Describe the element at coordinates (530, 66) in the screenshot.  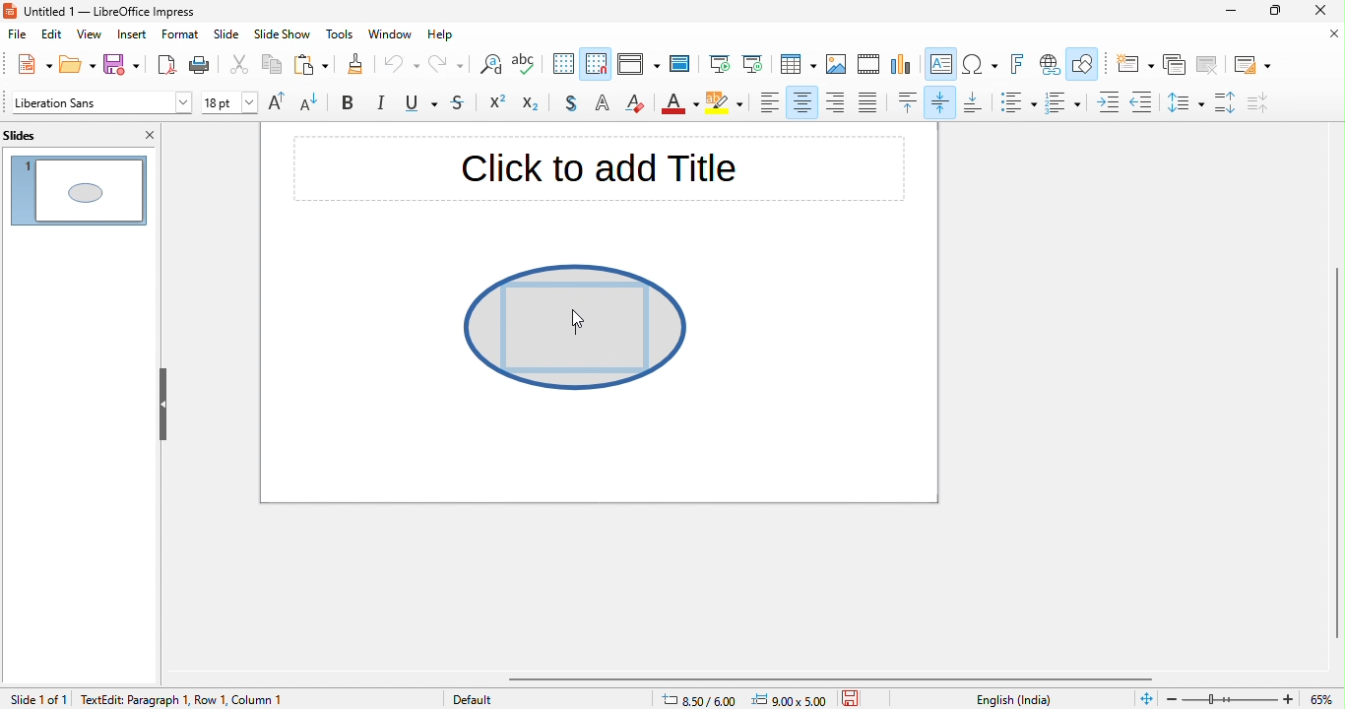
I see `spelling` at that location.